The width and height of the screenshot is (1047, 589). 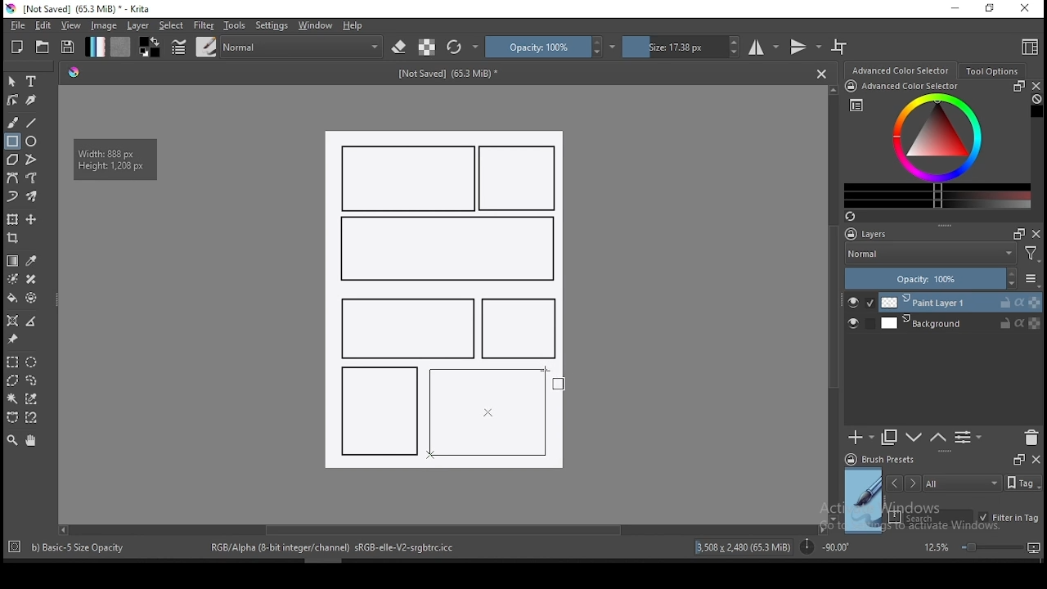 What do you see at coordinates (993, 71) in the screenshot?
I see `tool options` at bounding box center [993, 71].